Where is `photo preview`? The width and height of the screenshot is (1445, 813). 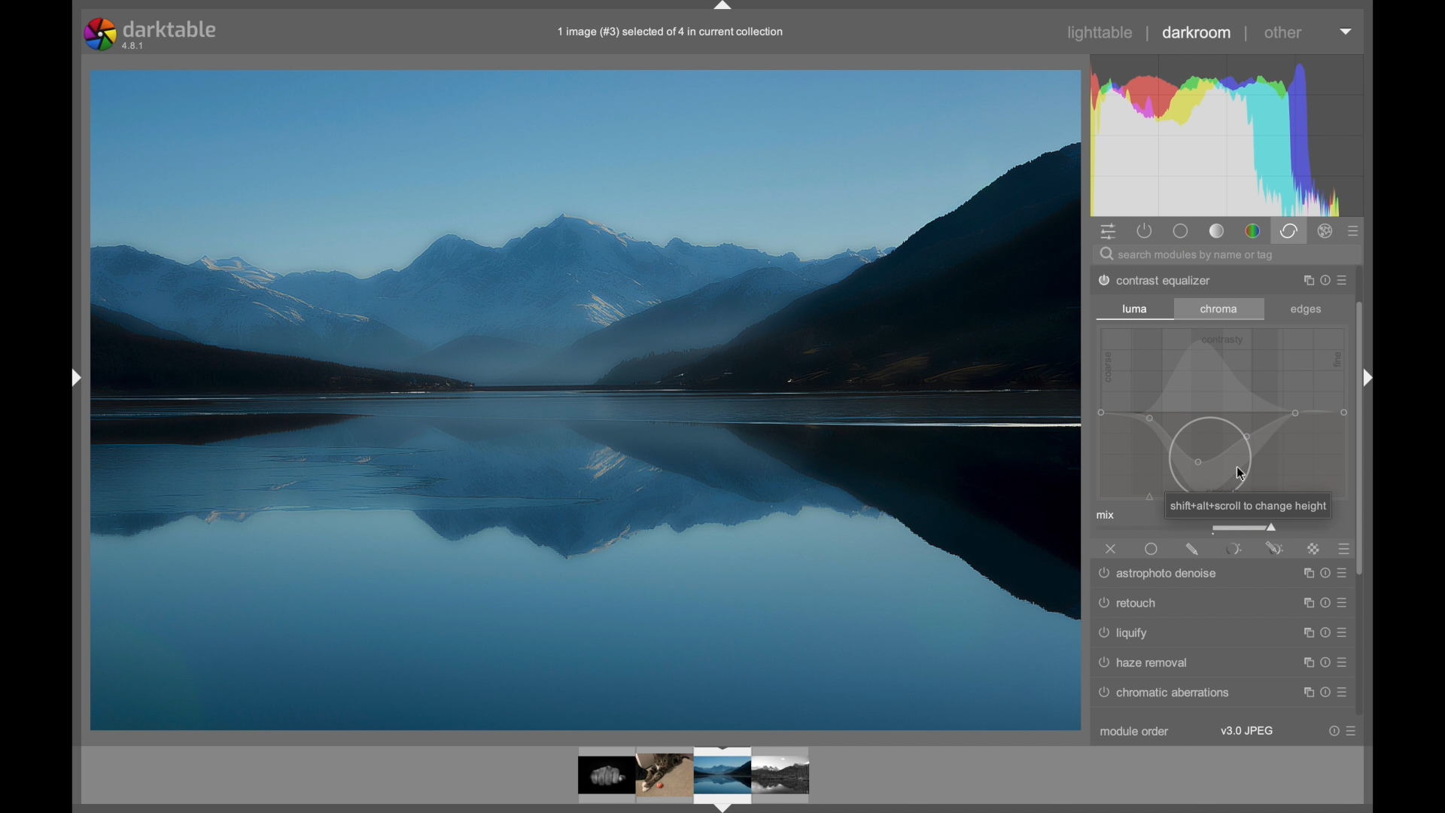 photo preview is located at coordinates (695, 776).